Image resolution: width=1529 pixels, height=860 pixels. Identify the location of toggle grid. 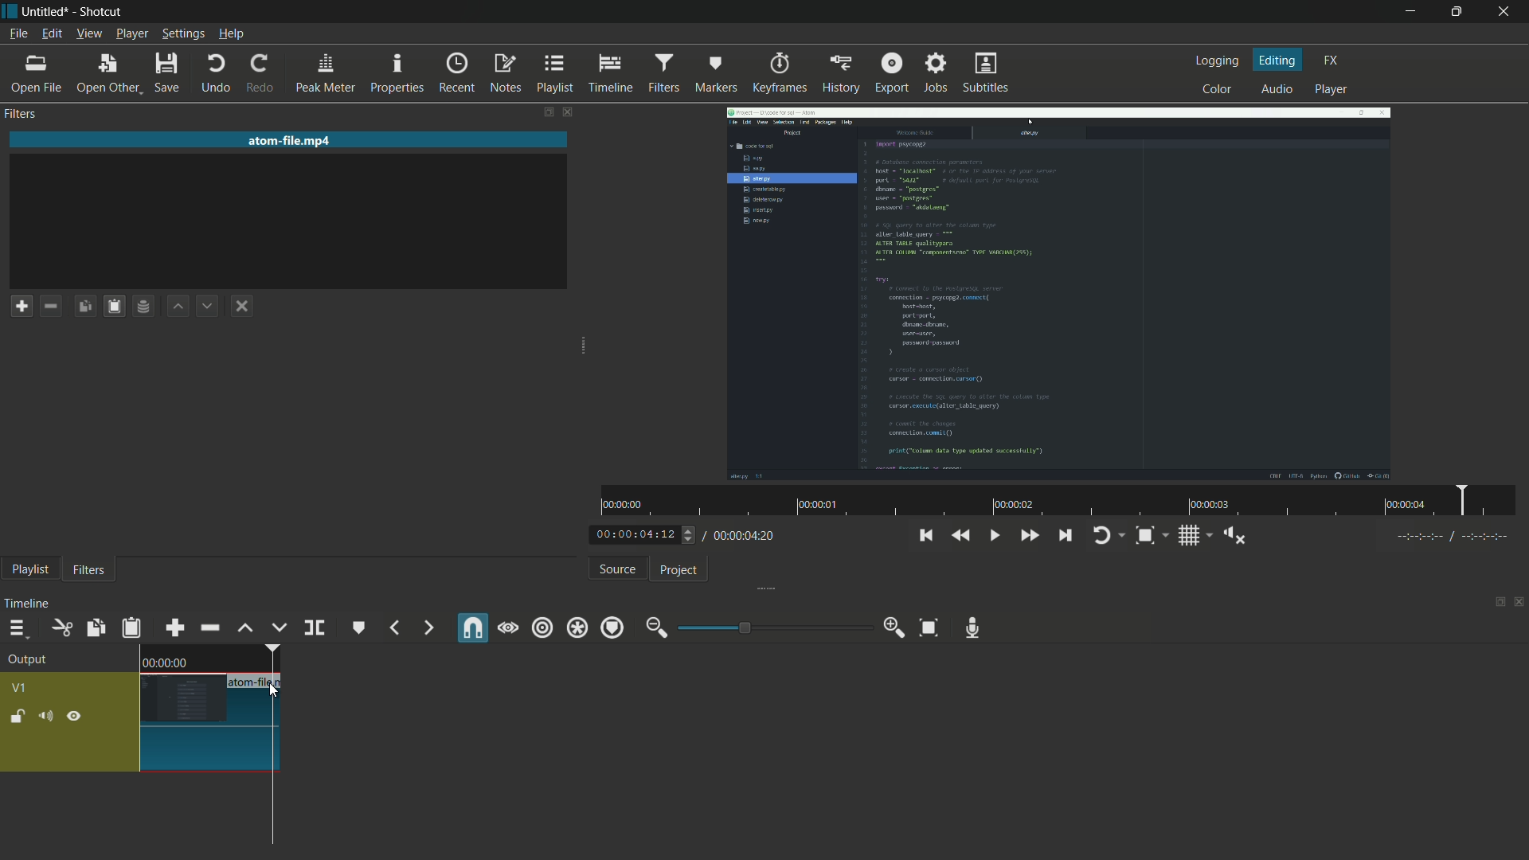
(1189, 536).